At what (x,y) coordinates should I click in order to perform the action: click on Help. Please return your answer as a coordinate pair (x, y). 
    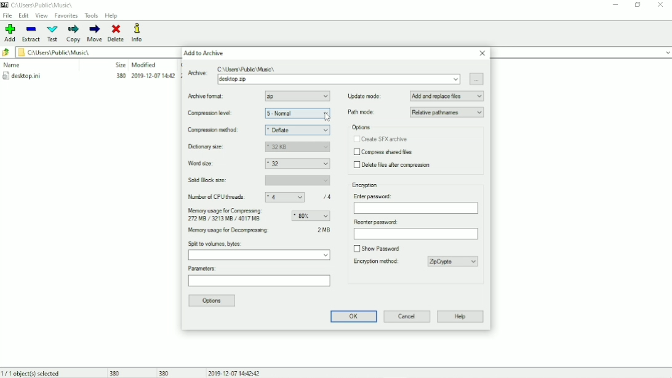
    Looking at the image, I should click on (461, 317).